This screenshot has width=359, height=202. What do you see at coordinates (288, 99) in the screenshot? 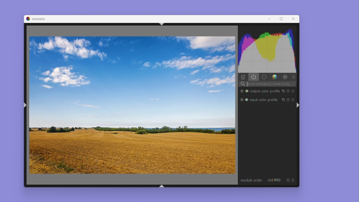
I see `Reset` at bounding box center [288, 99].